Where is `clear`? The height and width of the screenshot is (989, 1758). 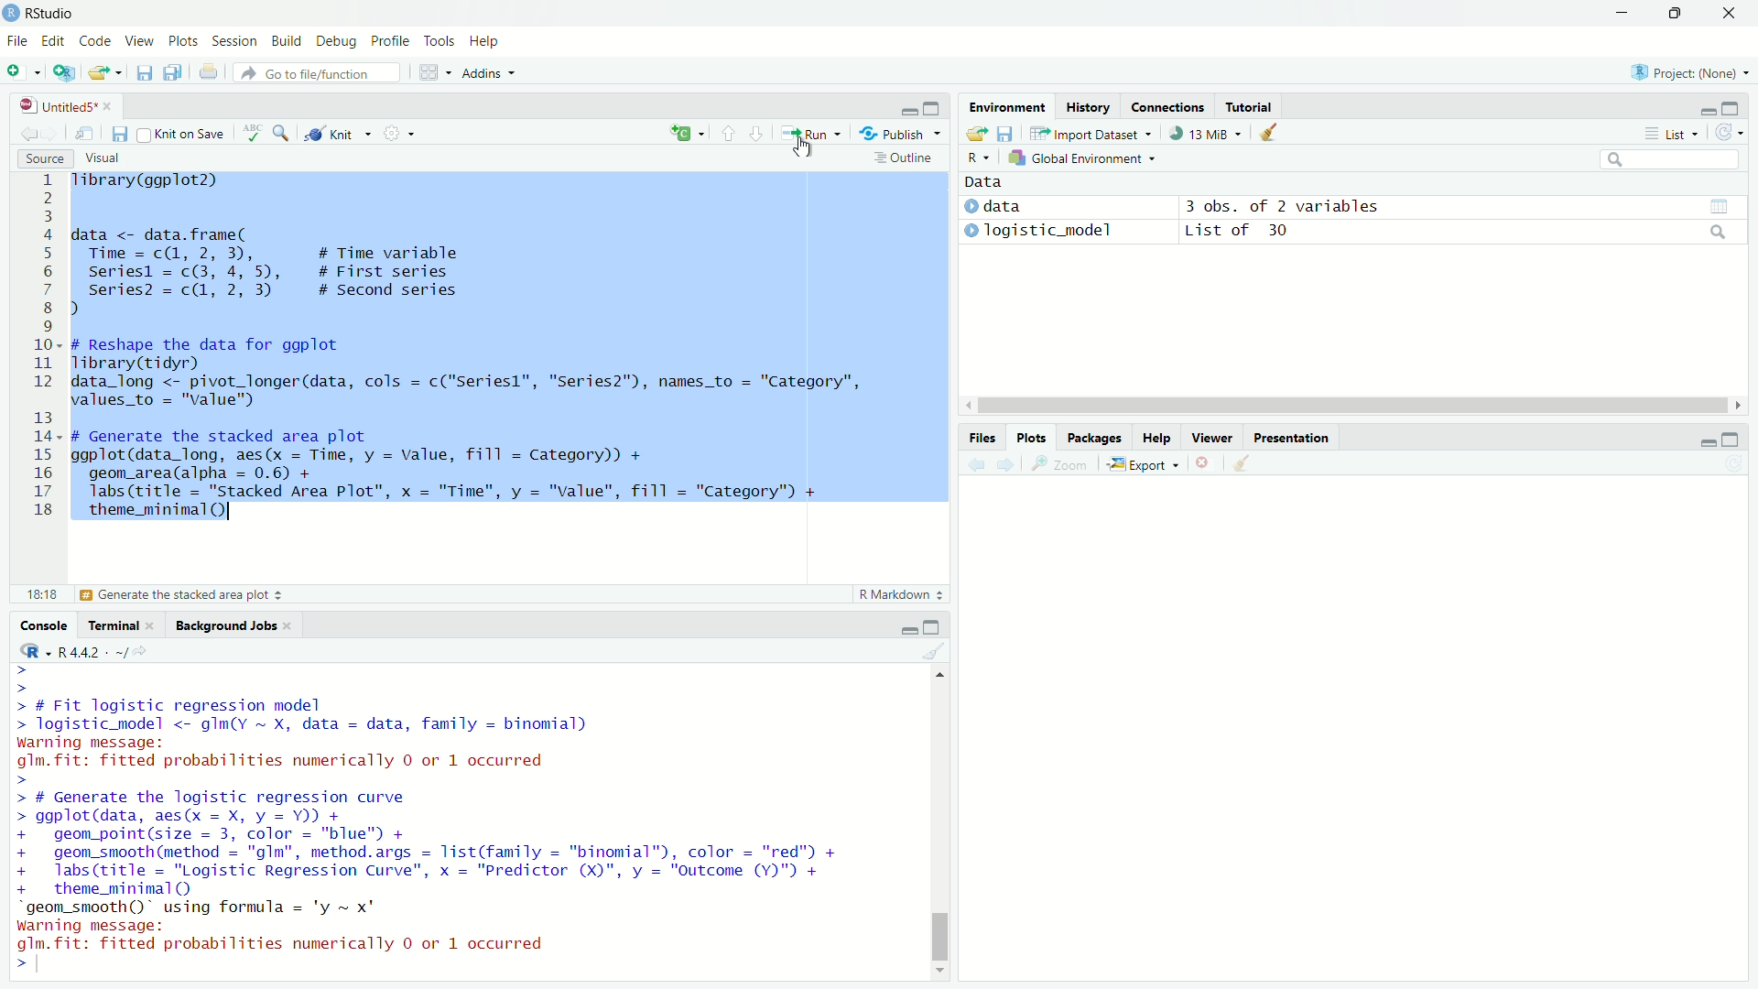
clear is located at coordinates (935, 653).